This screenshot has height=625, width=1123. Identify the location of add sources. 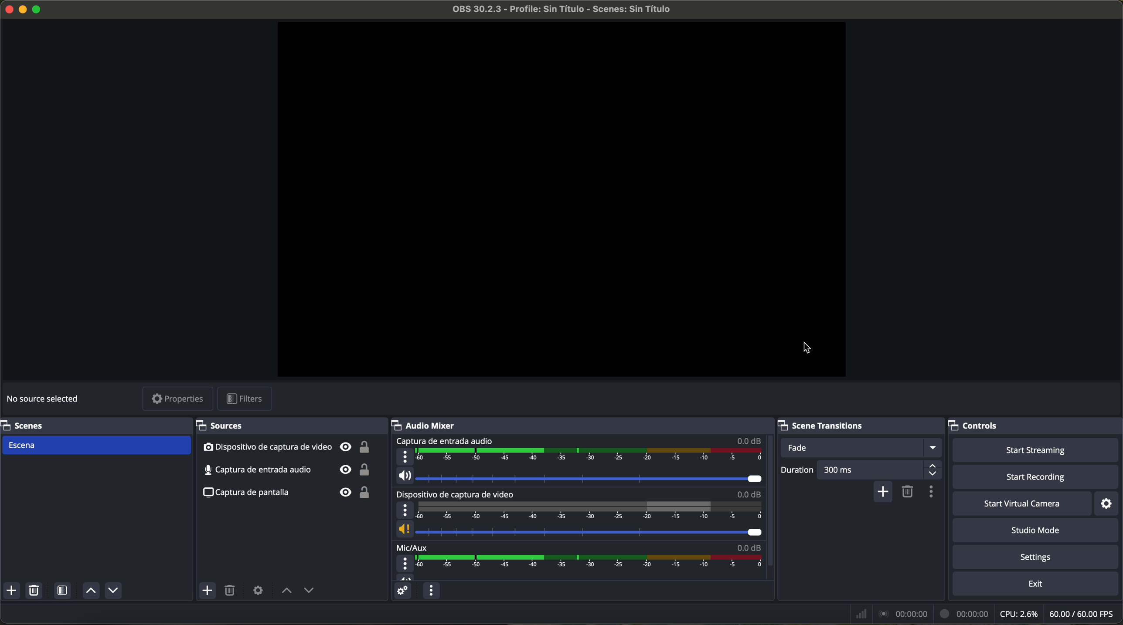
(208, 591).